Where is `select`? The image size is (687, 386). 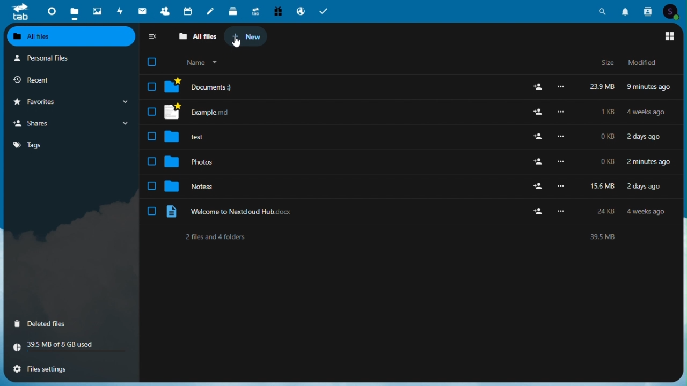 select is located at coordinates (151, 112).